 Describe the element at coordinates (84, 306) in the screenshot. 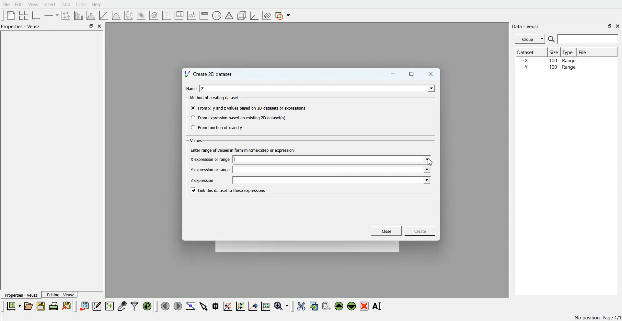

I see `Import dataset from veusz` at that location.